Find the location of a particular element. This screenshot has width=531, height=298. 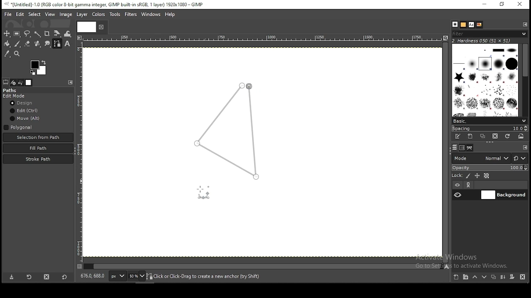

device status is located at coordinates (13, 82).